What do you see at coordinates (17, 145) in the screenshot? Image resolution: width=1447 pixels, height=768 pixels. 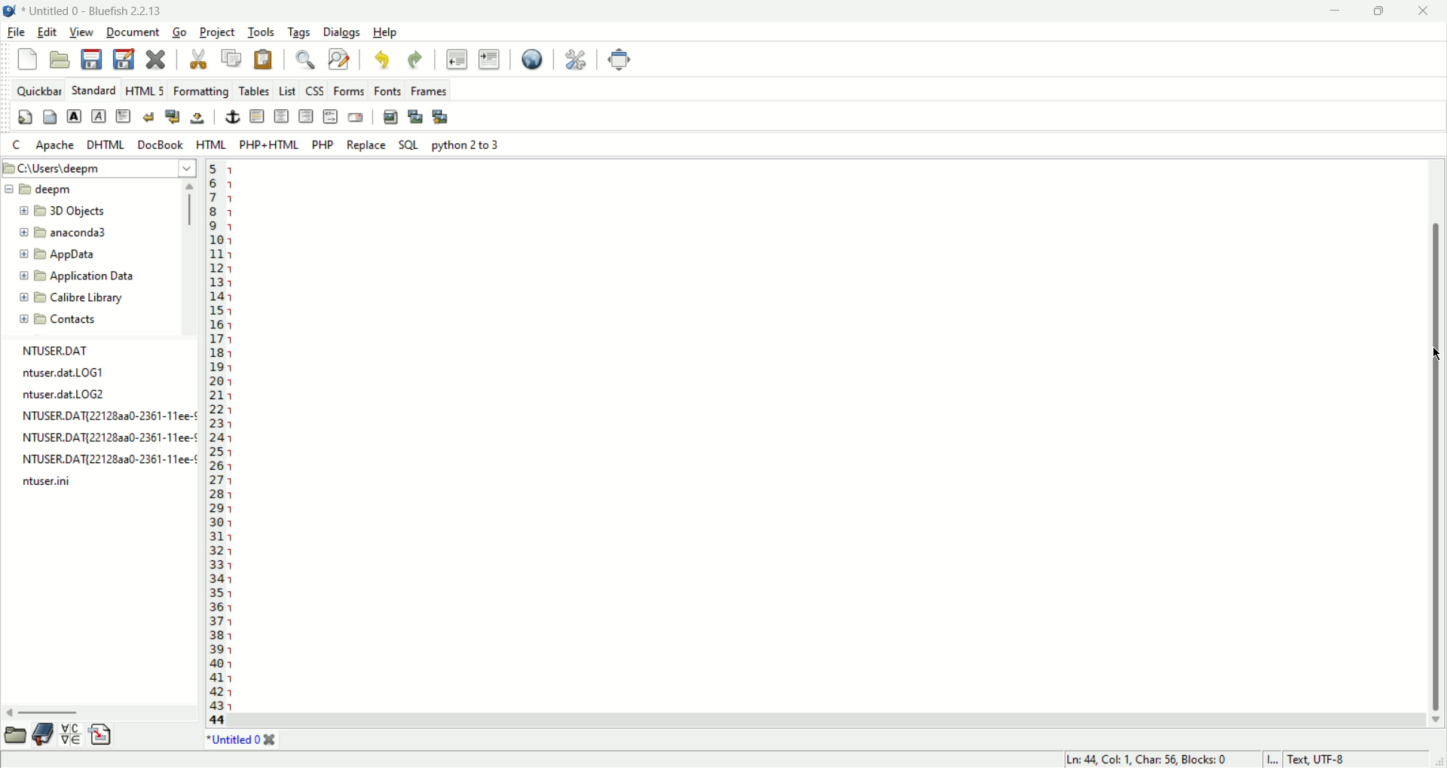 I see `C` at bounding box center [17, 145].